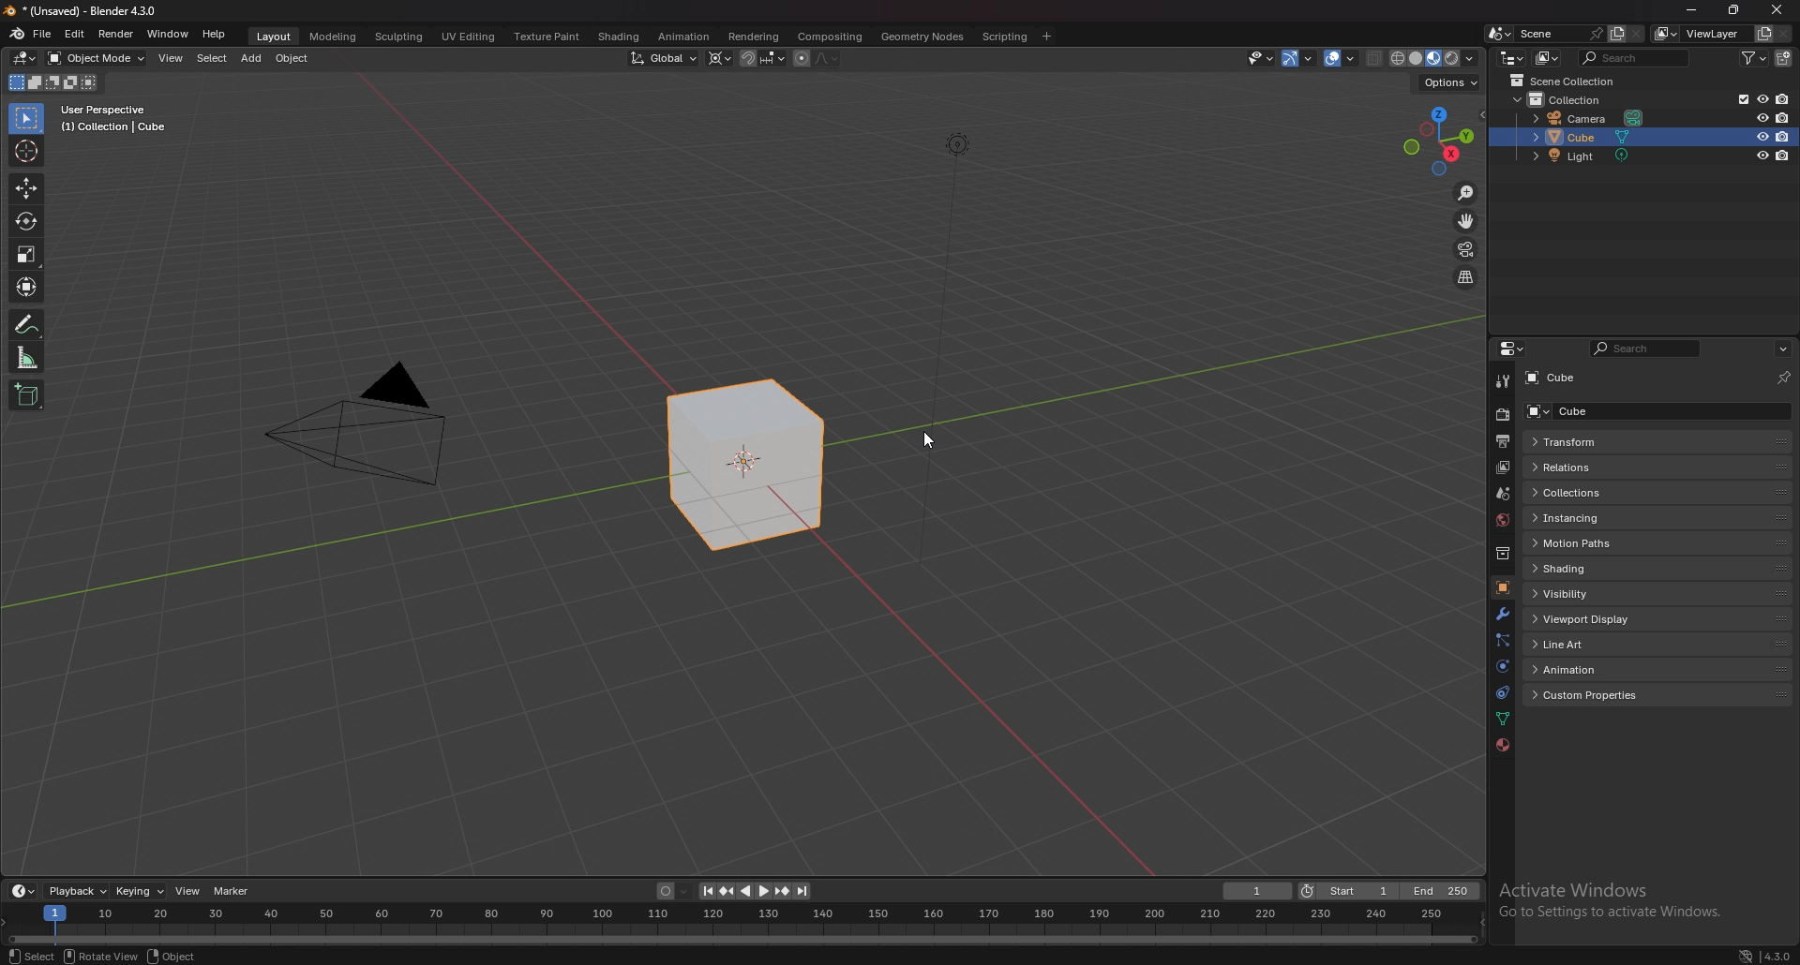  What do you see at coordinates (1644, 348) in the screenshot?
I see `search` at bounding box center [1644, 348].